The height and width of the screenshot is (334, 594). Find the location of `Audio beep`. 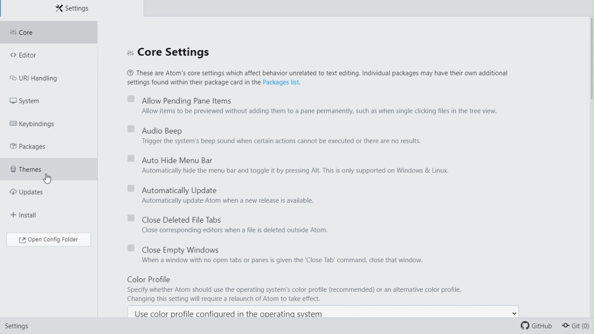

Audio beep is located at coordinates (278, 129).